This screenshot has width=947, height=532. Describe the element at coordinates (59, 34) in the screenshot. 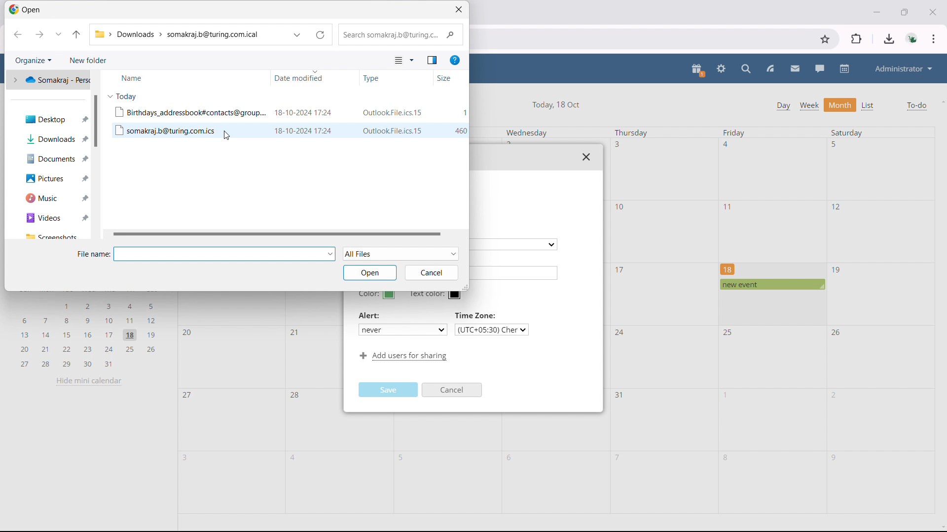

I see `recent location` at that location.